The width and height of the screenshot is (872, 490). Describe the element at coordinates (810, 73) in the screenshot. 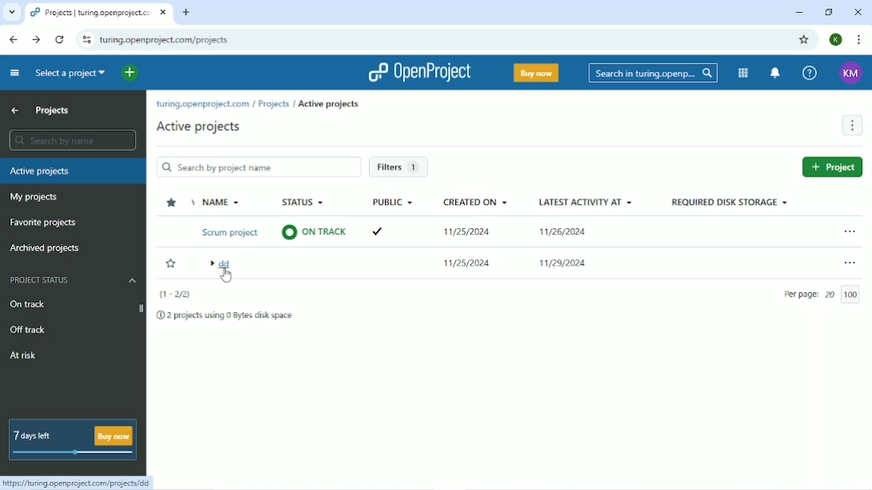

I see `Help` at that location.